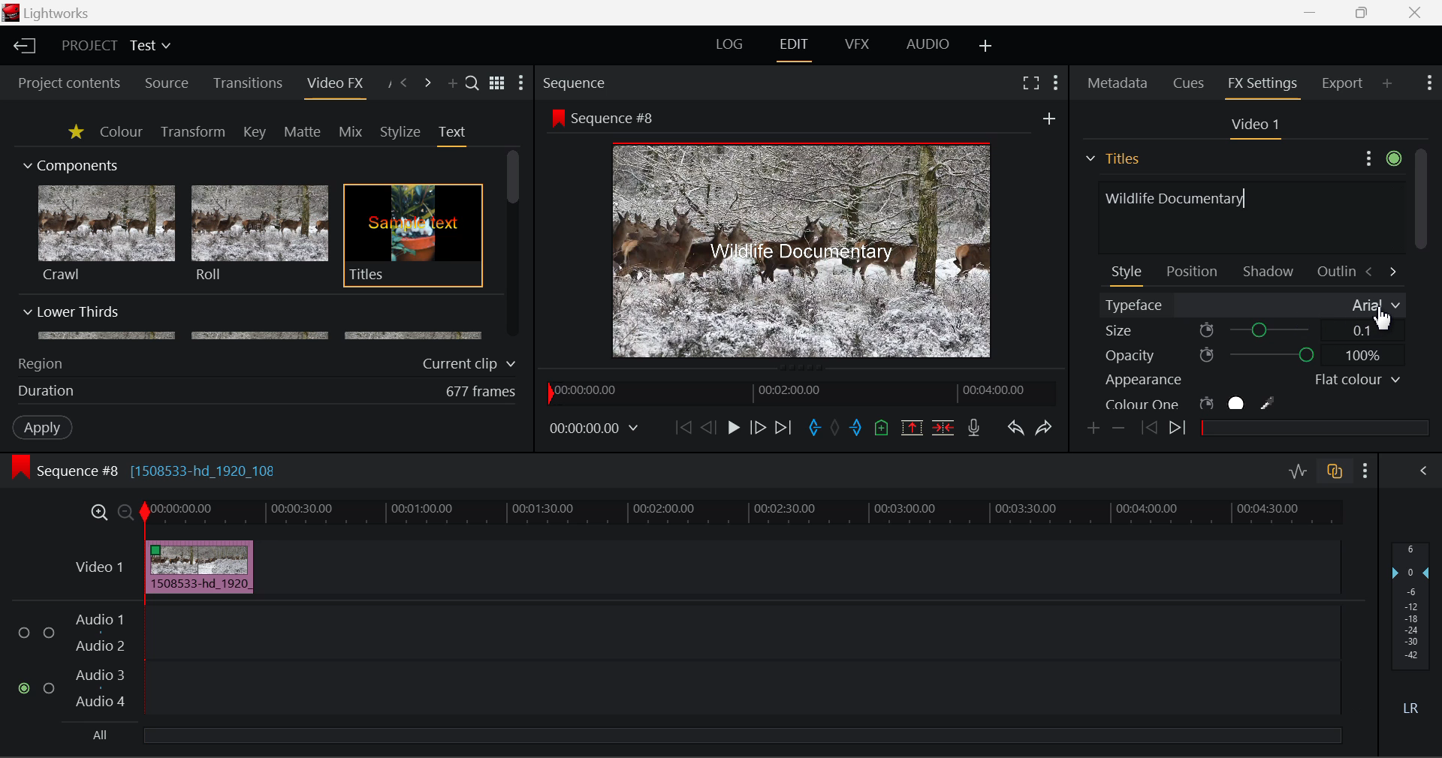 Image resolution: width=1442 pixels, height=758 pixels. I want to click on Redo, so click(1045, 428).